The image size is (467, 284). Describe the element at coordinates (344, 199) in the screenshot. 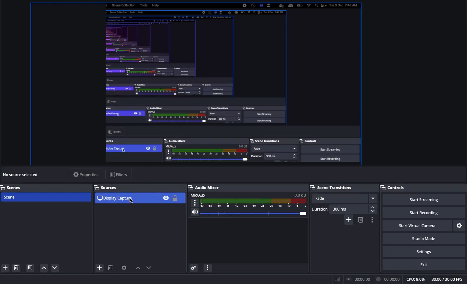

I see `Fade` at that location.